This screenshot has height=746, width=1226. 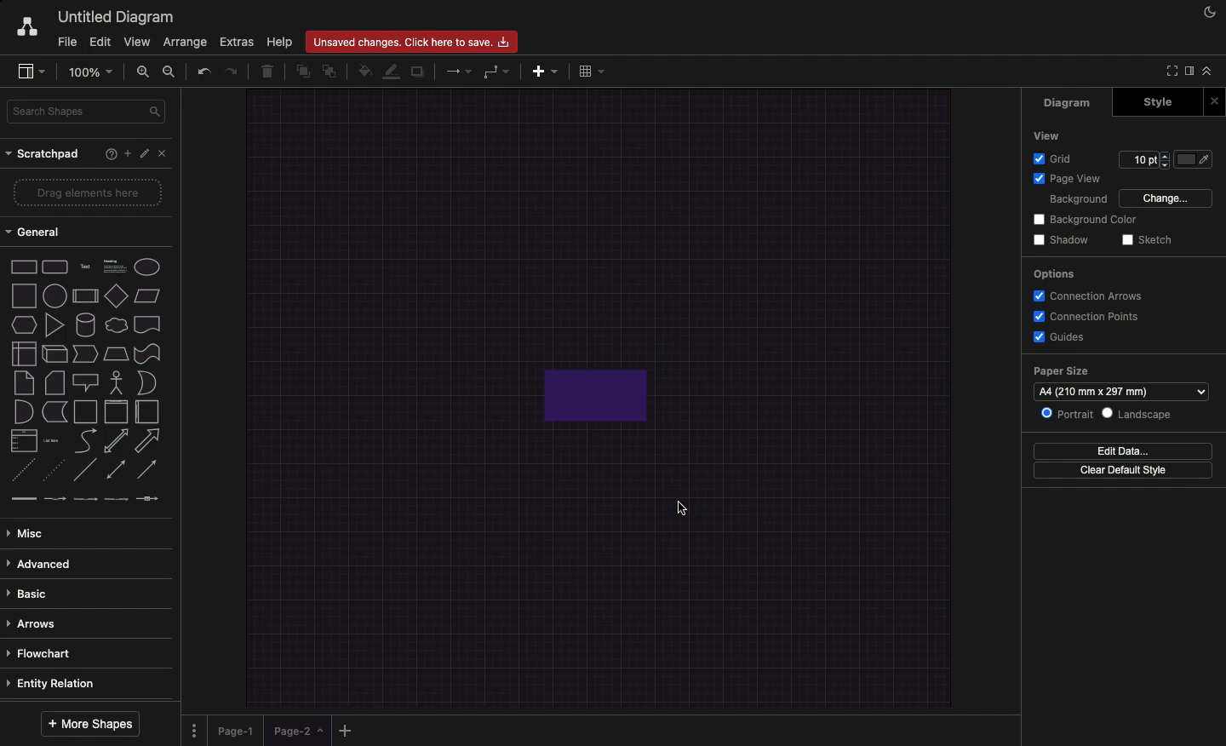 What do you see at coordinates (454, 70) in the screenshot?
I see `Arrows` at bounding box center [454, 70].